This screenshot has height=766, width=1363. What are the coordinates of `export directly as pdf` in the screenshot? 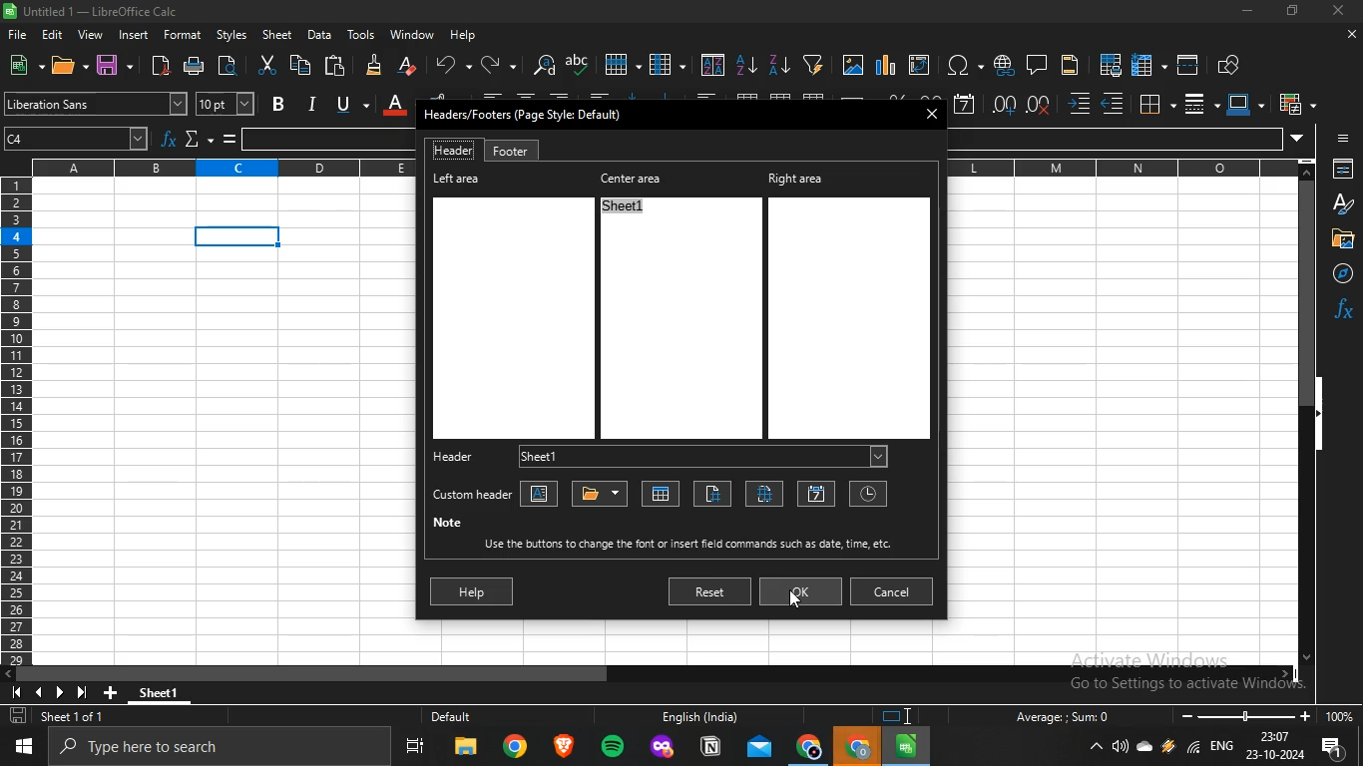 It's located at (158, 65).